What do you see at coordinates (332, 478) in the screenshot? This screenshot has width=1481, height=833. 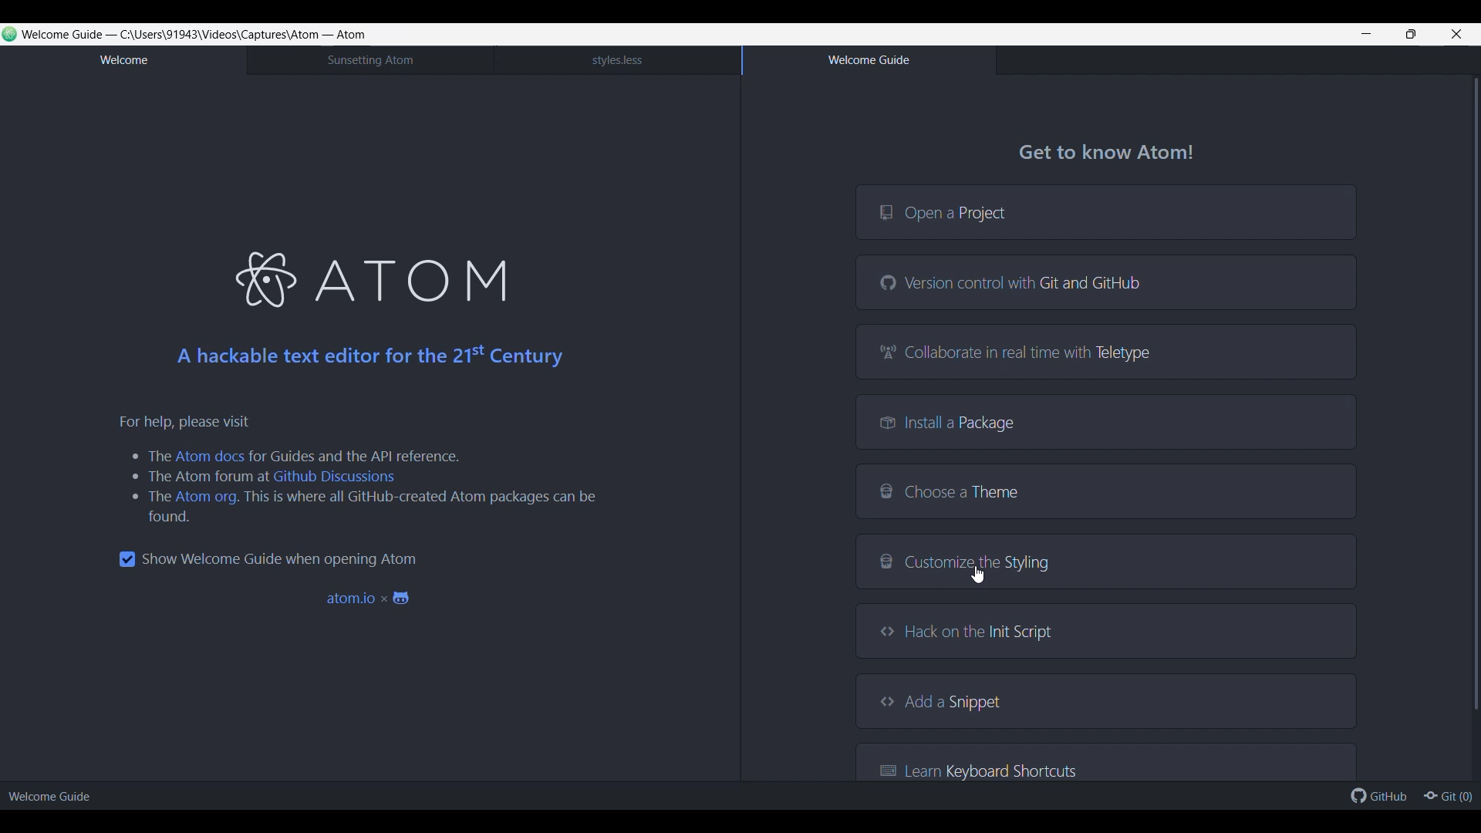 I see `Github Discussions` at bounding box center [332, 478].